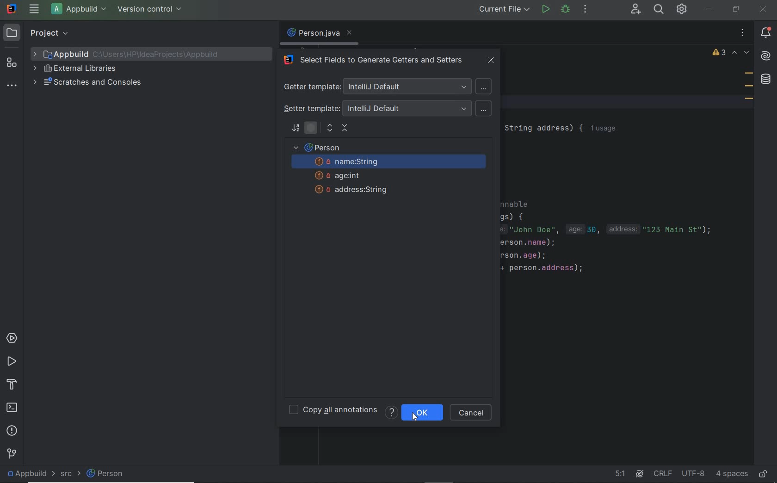  I want to click on project file name, so click(26, 473).